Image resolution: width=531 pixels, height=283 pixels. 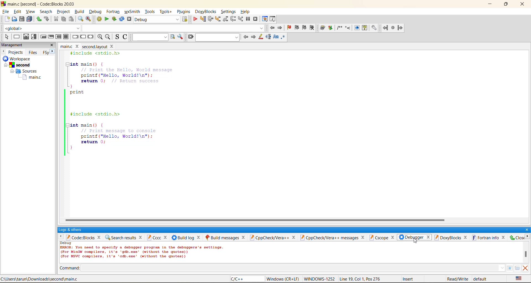 What do you see at coordinates (17, 52) in the screenshot?
I see `projects` at bounding box center [17, 52].